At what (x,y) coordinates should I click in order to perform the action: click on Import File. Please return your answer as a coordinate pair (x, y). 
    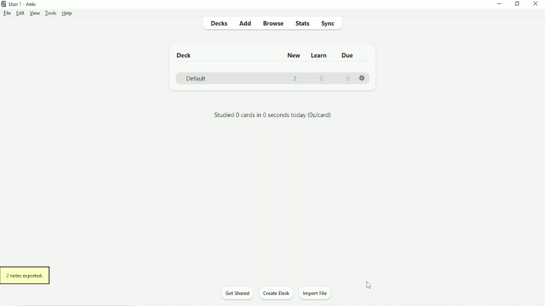
    Looking at the image, I should click on (315, 293).